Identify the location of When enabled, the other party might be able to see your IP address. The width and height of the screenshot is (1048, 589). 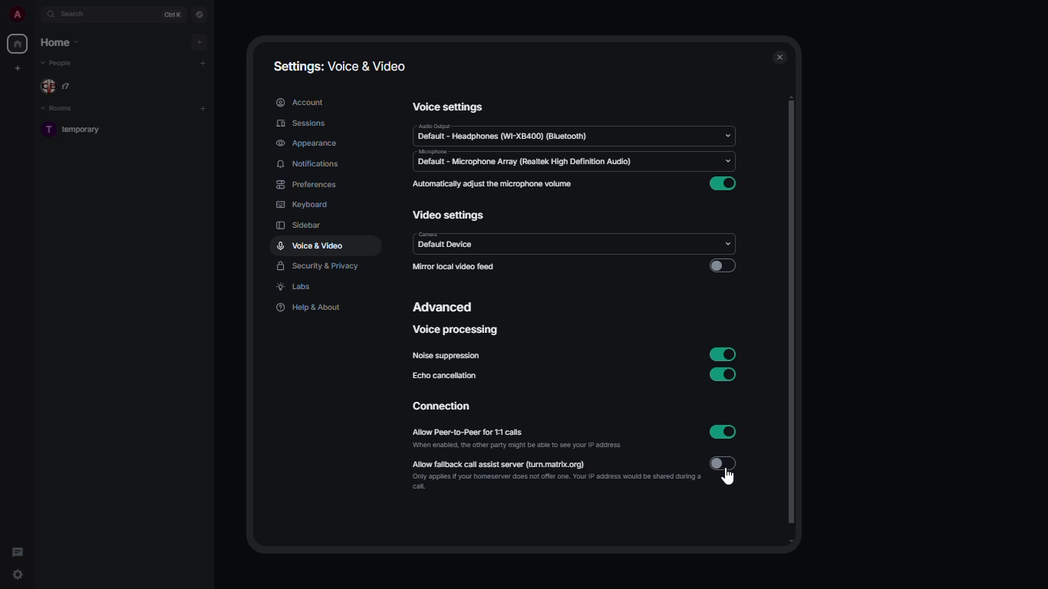
(519, 445).